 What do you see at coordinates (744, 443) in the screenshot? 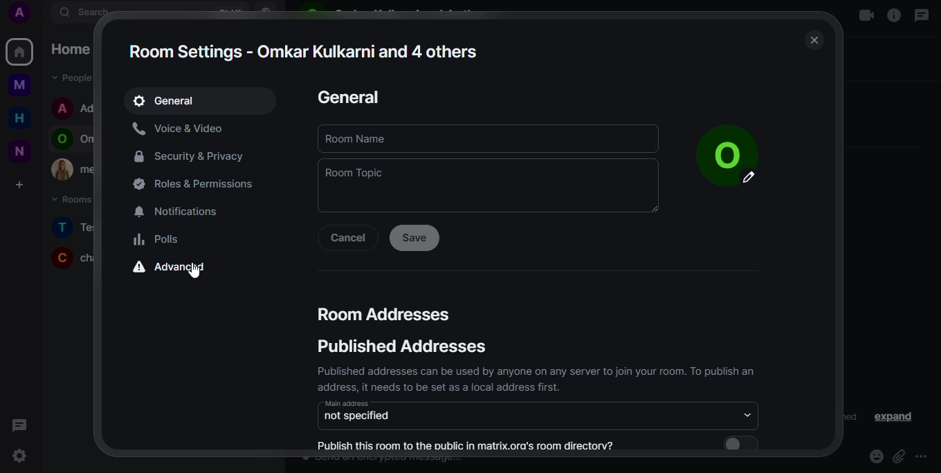
I see `click to enable` at bounding box center [744, 443].